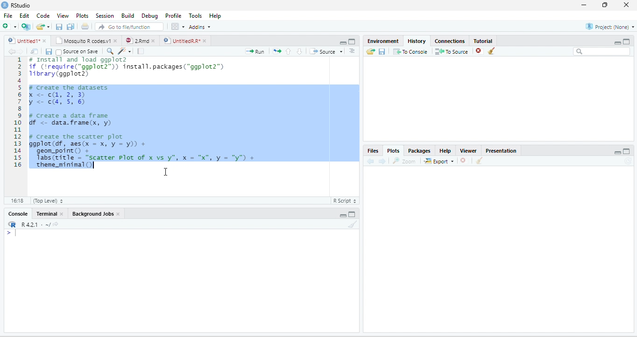  Describe the element at coordinates (342, 215) in the screenshot. I see `Minimize` at that location.